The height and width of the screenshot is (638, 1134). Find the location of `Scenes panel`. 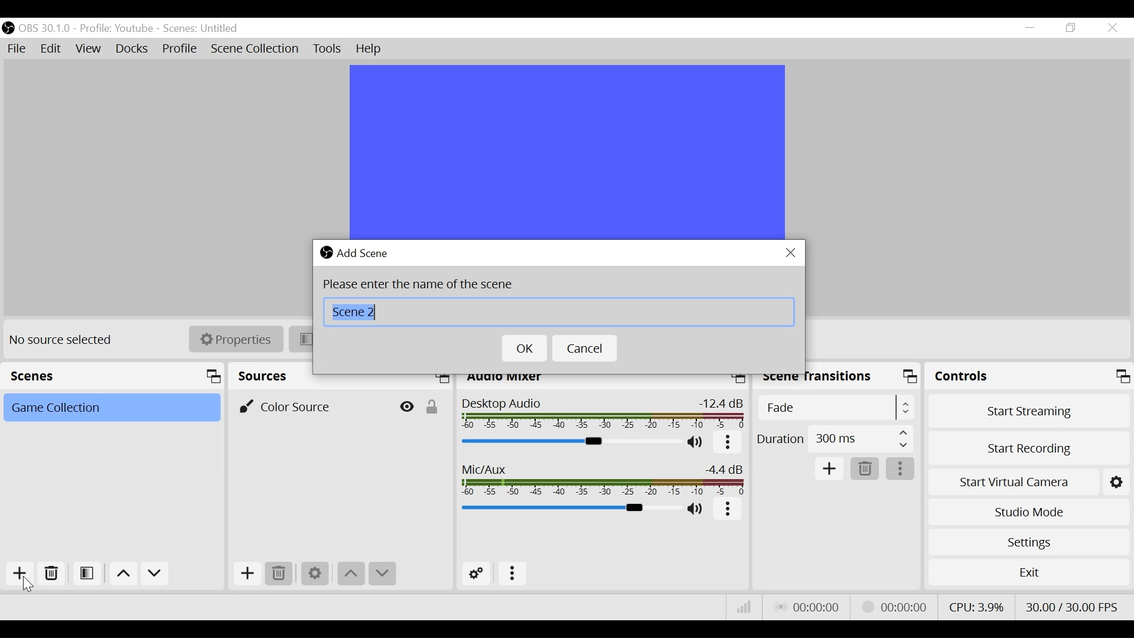

Scenes panel is located at coordinates (115, 376).